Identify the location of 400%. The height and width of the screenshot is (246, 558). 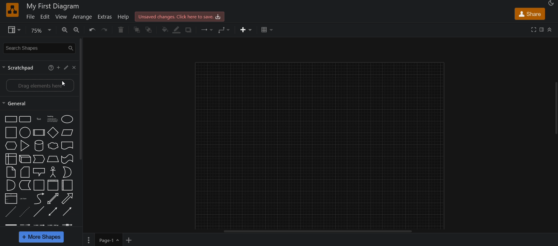
(53, 158).